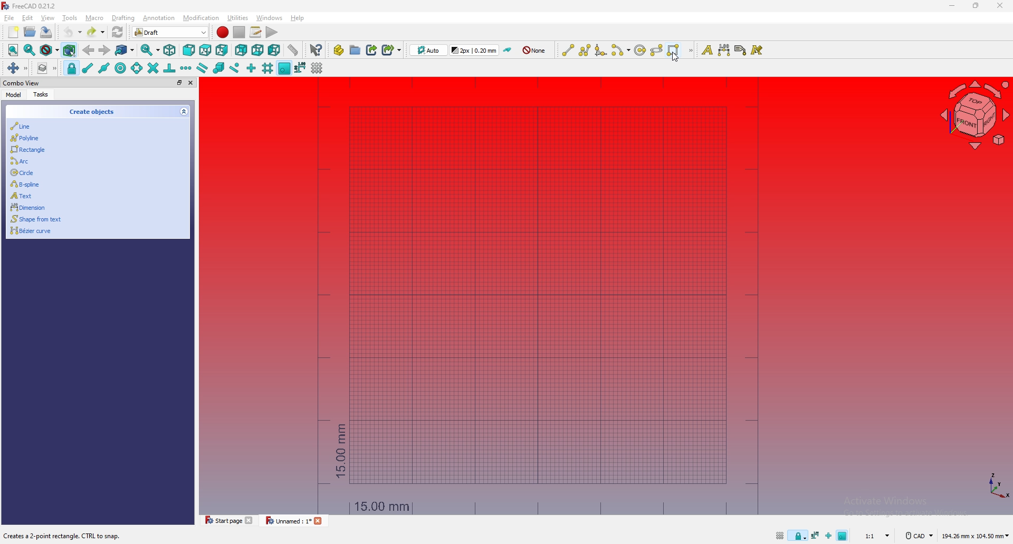 This screenshot has height=544, width=1013. What do you see at coordinates (93, 149) in the screenshot?
I see `rectangle` at bounding box center [93, 149].